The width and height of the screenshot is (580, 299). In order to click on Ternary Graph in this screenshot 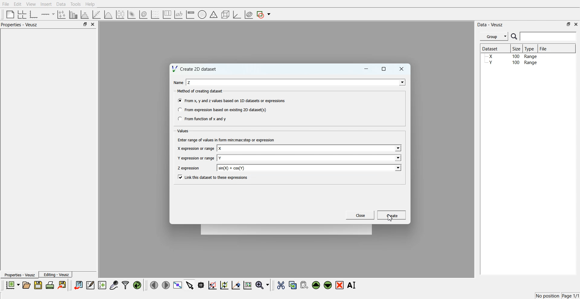, I will do `click(214, 14)`.